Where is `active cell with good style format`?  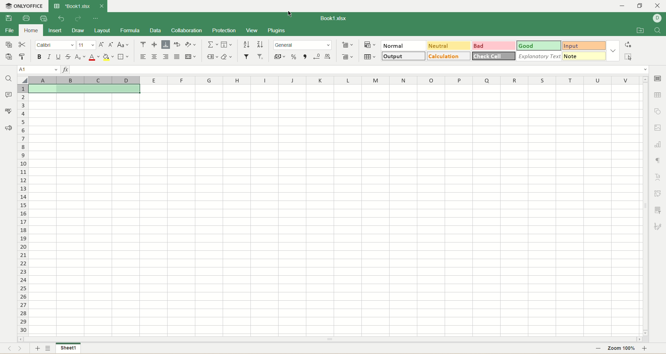
active cell with good style format is located at coordinates (84, 89).